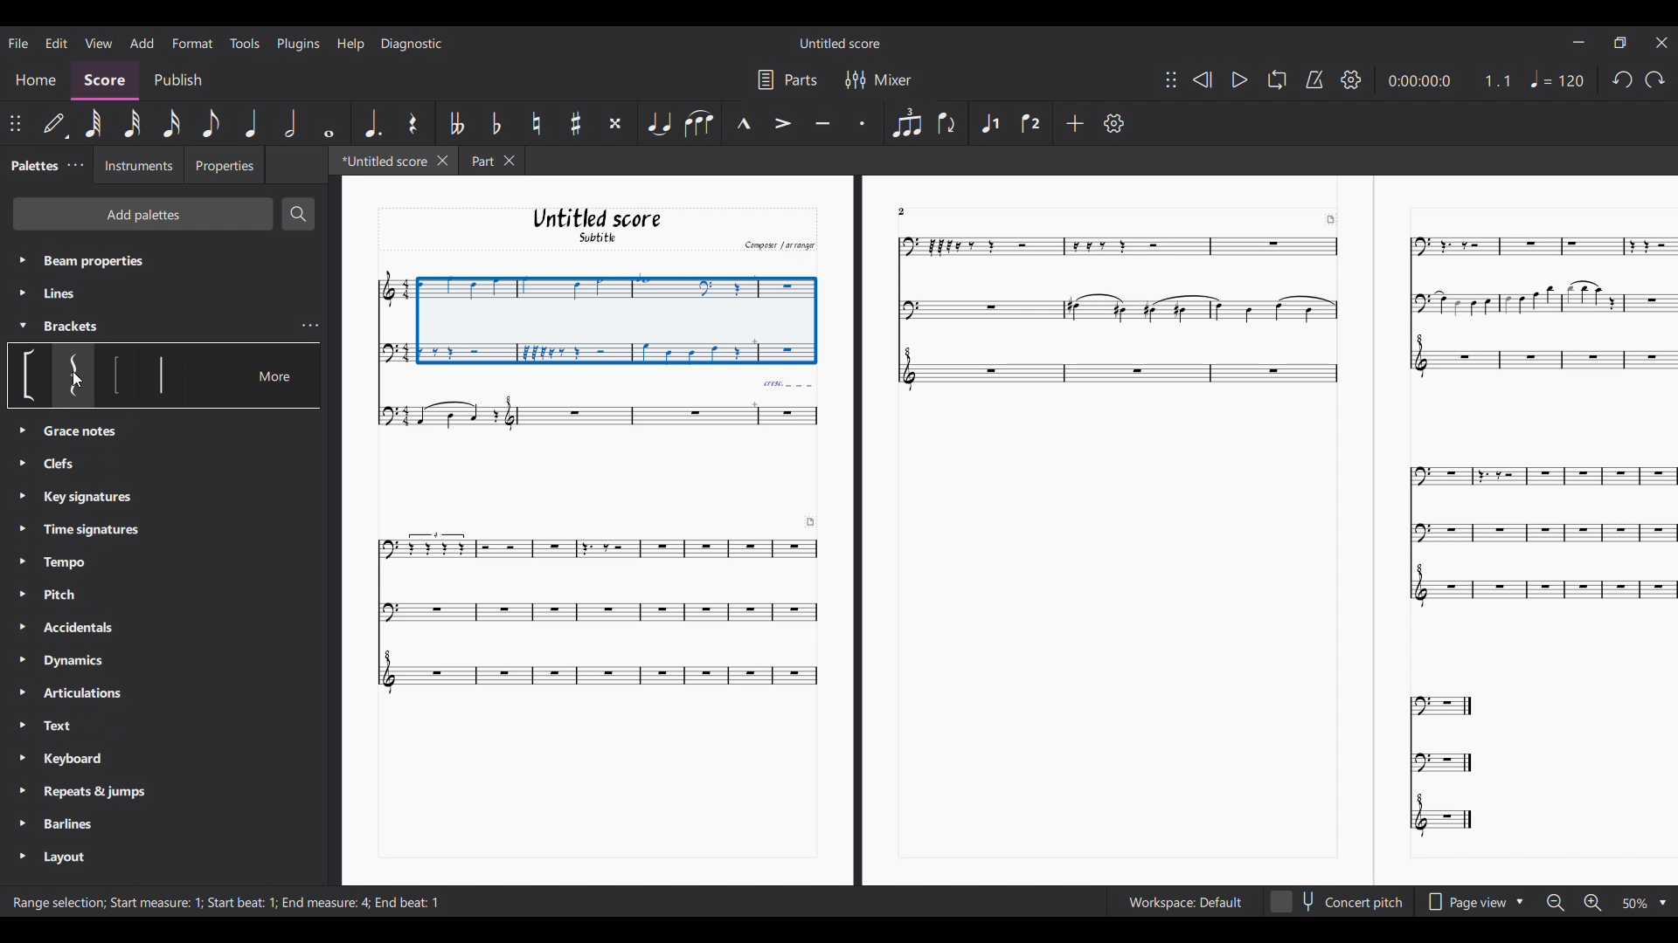  What do you see at coordinates (18, 559) in the screenshot?
I see `` at bounding box center [18, 559].